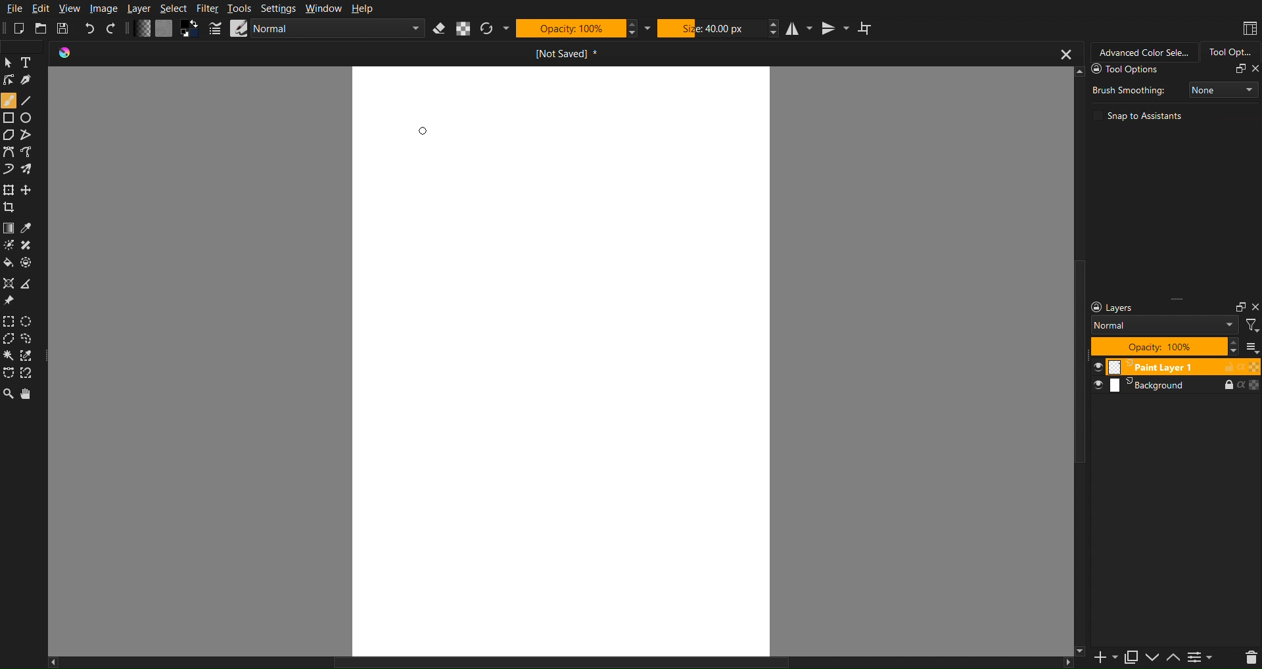  Describe the element at coordinates (30, 374) in the screenshot. I see `Magnet Marquee` at that location.